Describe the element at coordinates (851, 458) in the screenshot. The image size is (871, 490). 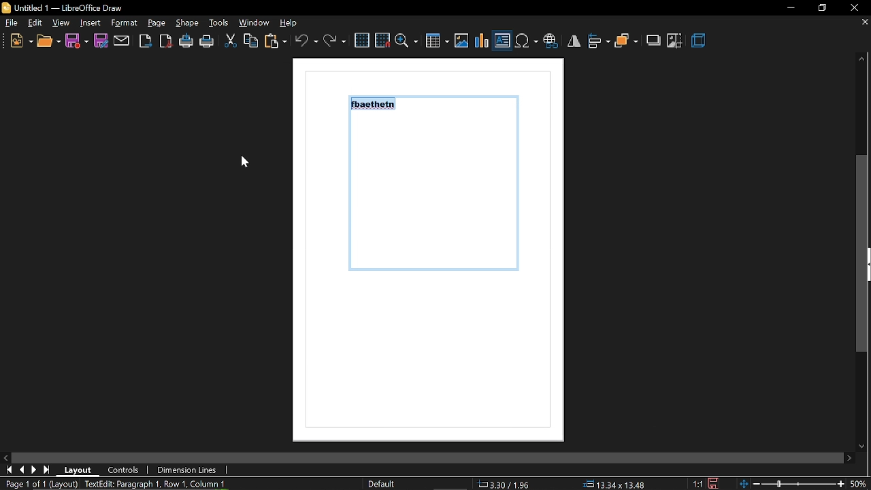
I see `move right` at that location.